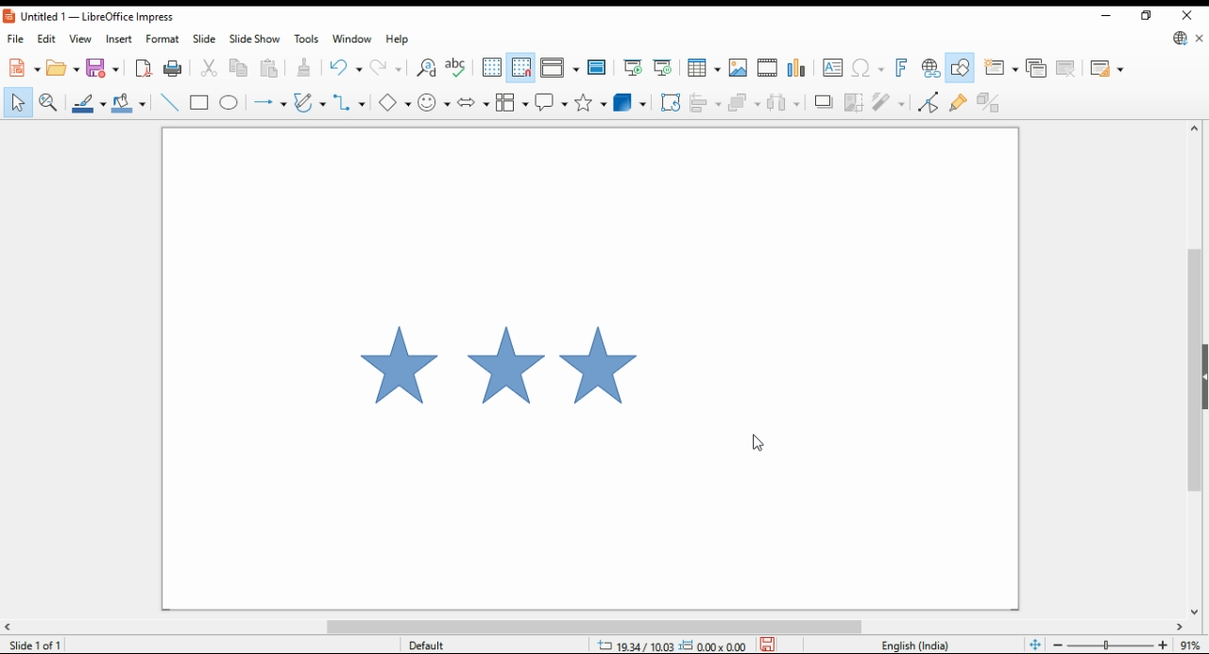 The image size is (1209, 654). I want to click on show gluepoint functions, so click(960, 101).